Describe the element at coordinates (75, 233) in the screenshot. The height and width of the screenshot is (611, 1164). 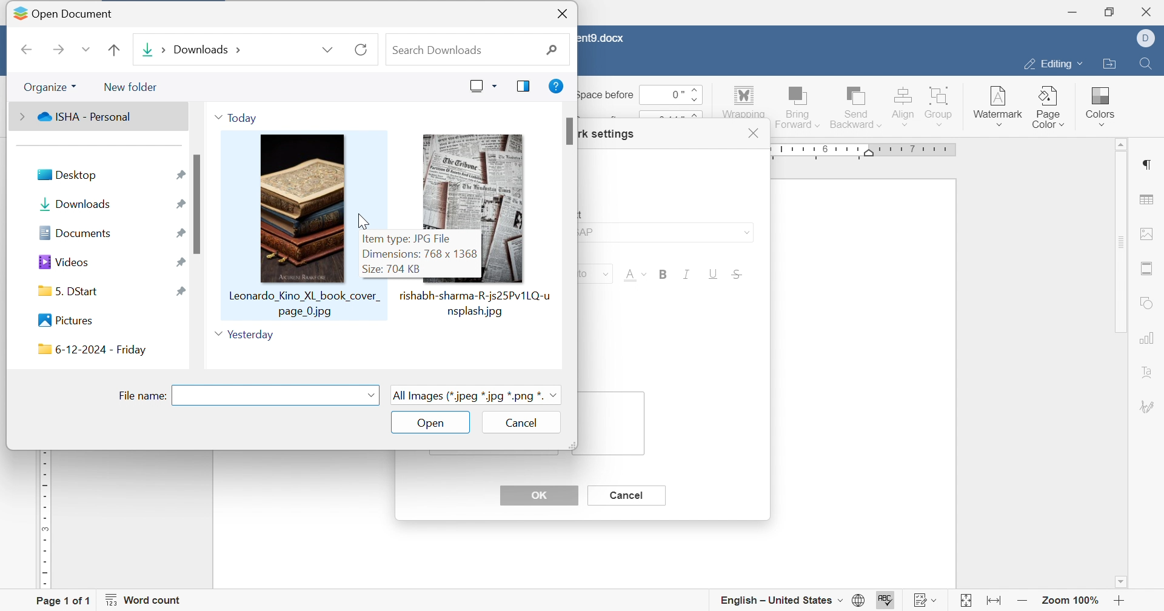
I see `documents` at that location.